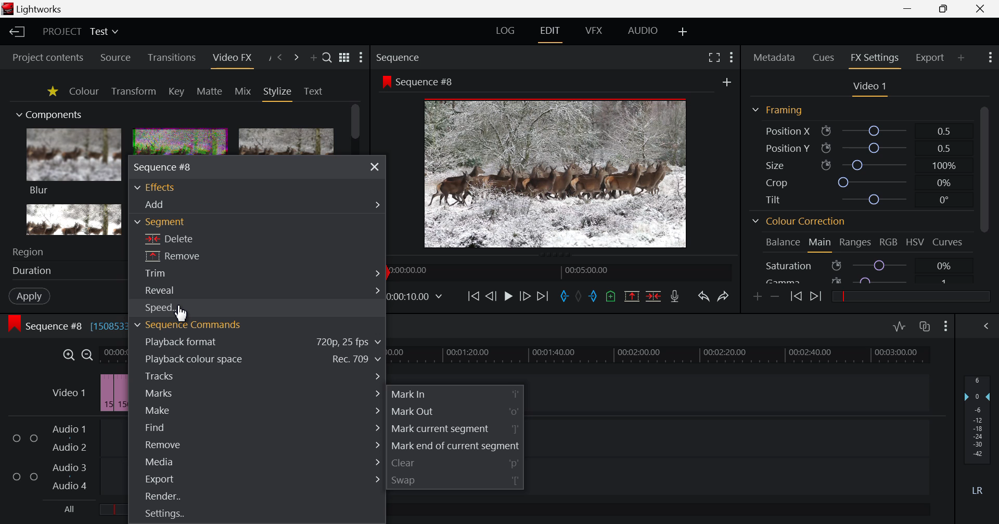  Describe the element at coordinates (88, 355) in the screenshot. I see `Timeline Zoom Out` at that location.